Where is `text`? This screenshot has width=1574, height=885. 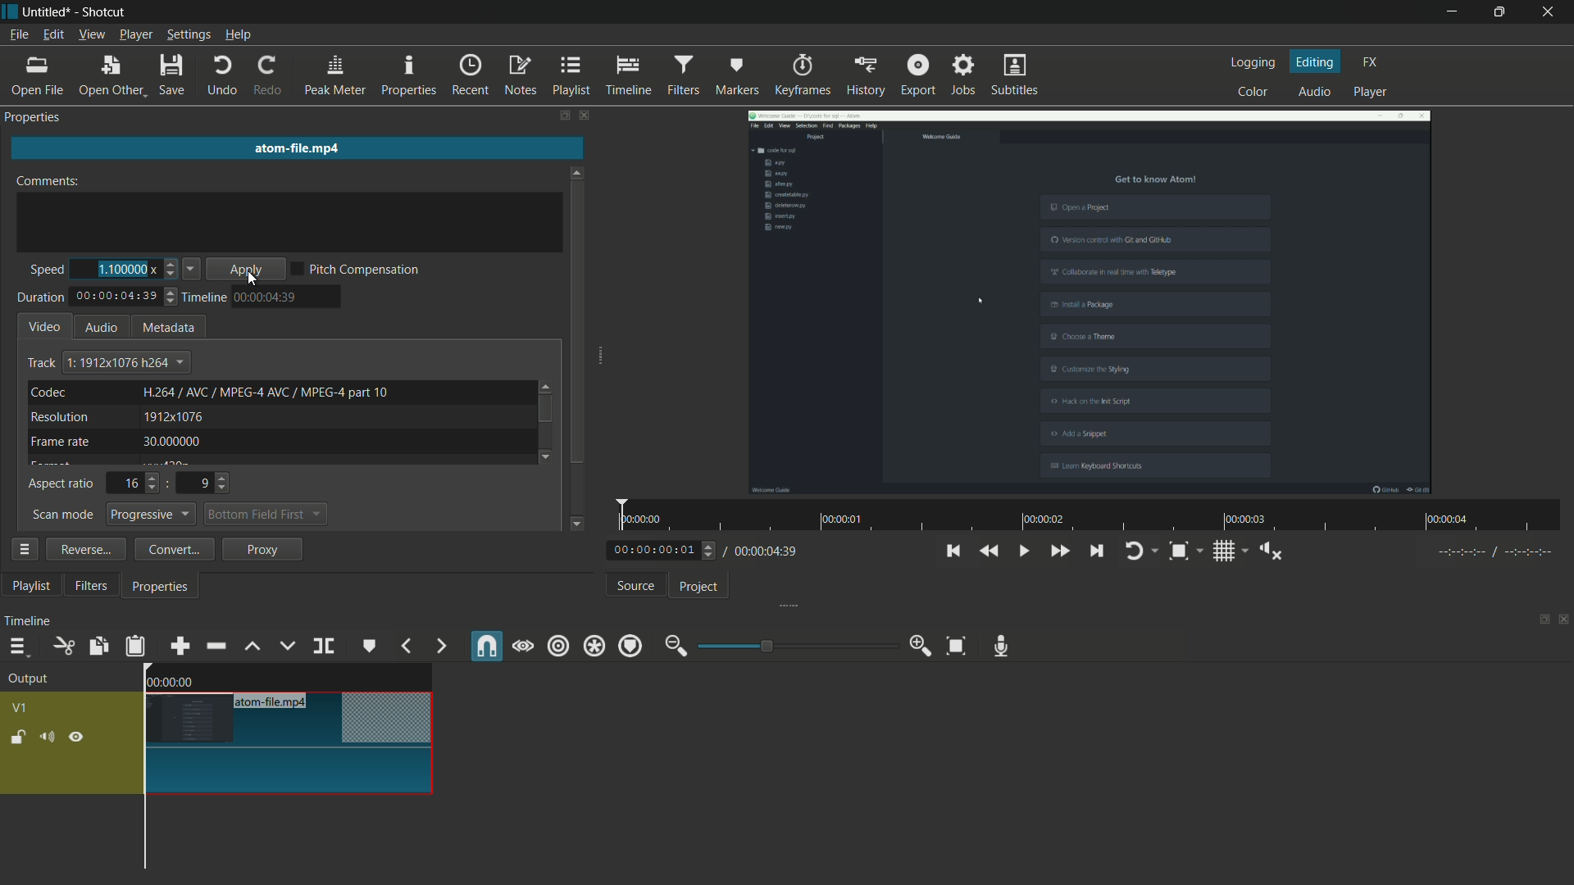
text is located at coordinates (266, 391).